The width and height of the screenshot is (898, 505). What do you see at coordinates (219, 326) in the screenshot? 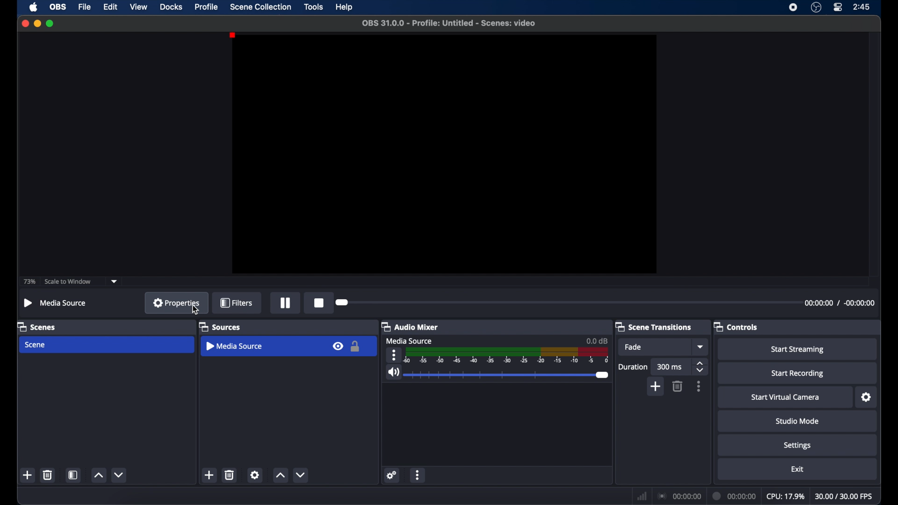
I see `sources` at bounding box center [219, 326].